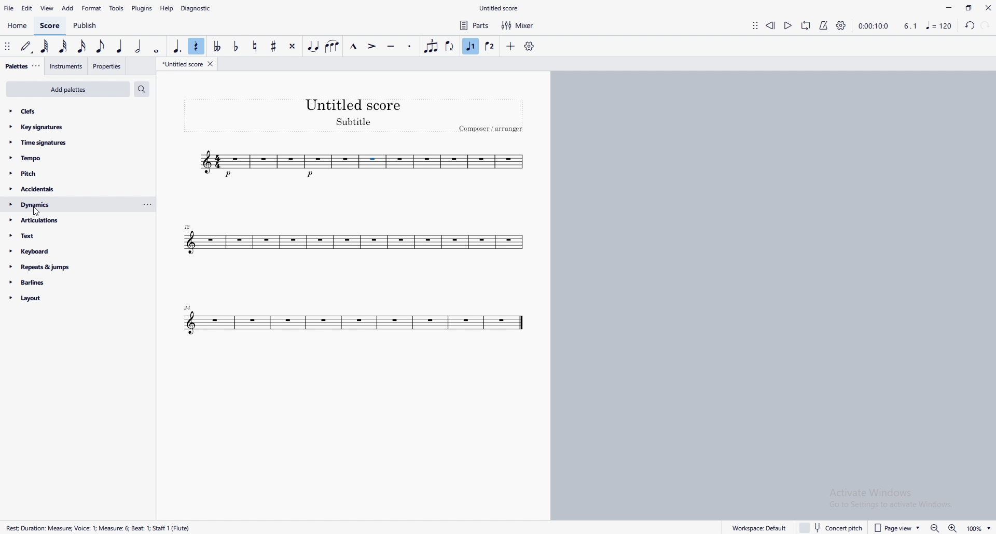 The height and width of the screenshot is (534, 996). I want to click on rewind, so click(770, 24).